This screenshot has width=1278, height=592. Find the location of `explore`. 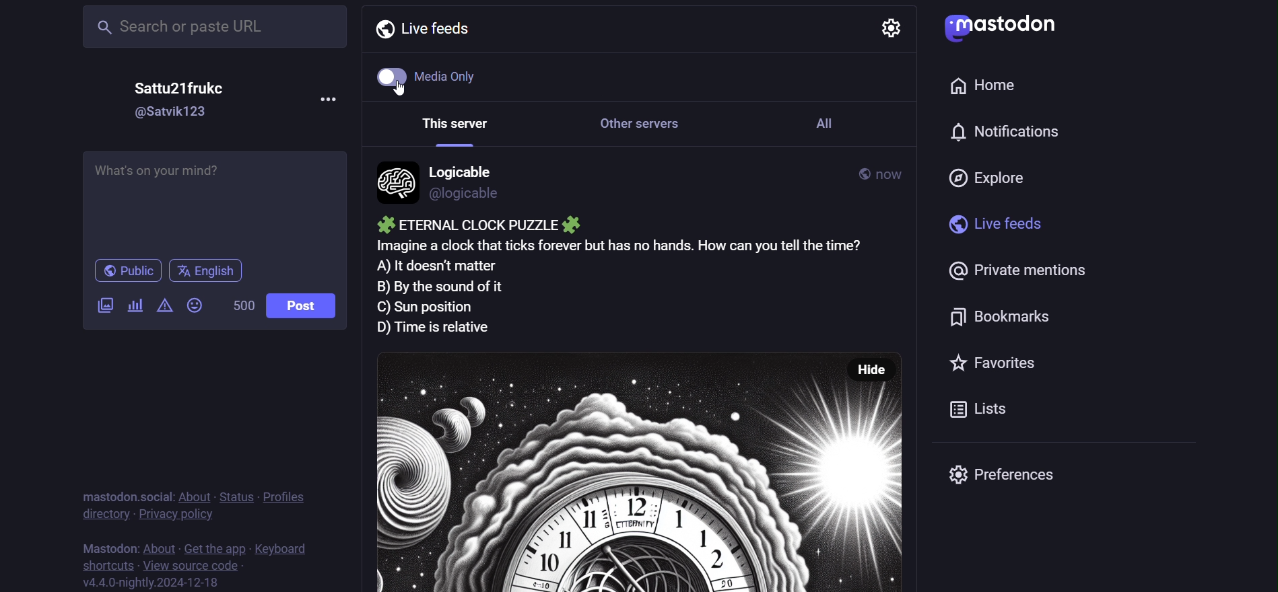

explore is located at coordinates (993, 174).